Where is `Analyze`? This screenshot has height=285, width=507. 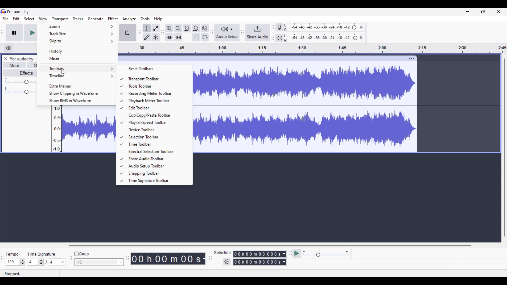
Analyze is located at coordinates (129, 19).